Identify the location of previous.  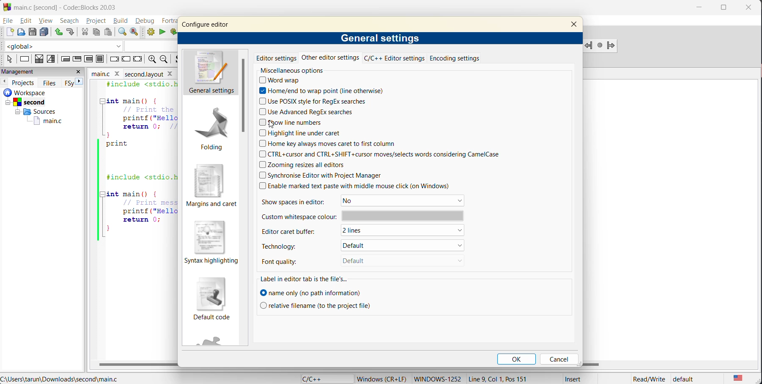
(5, 81).